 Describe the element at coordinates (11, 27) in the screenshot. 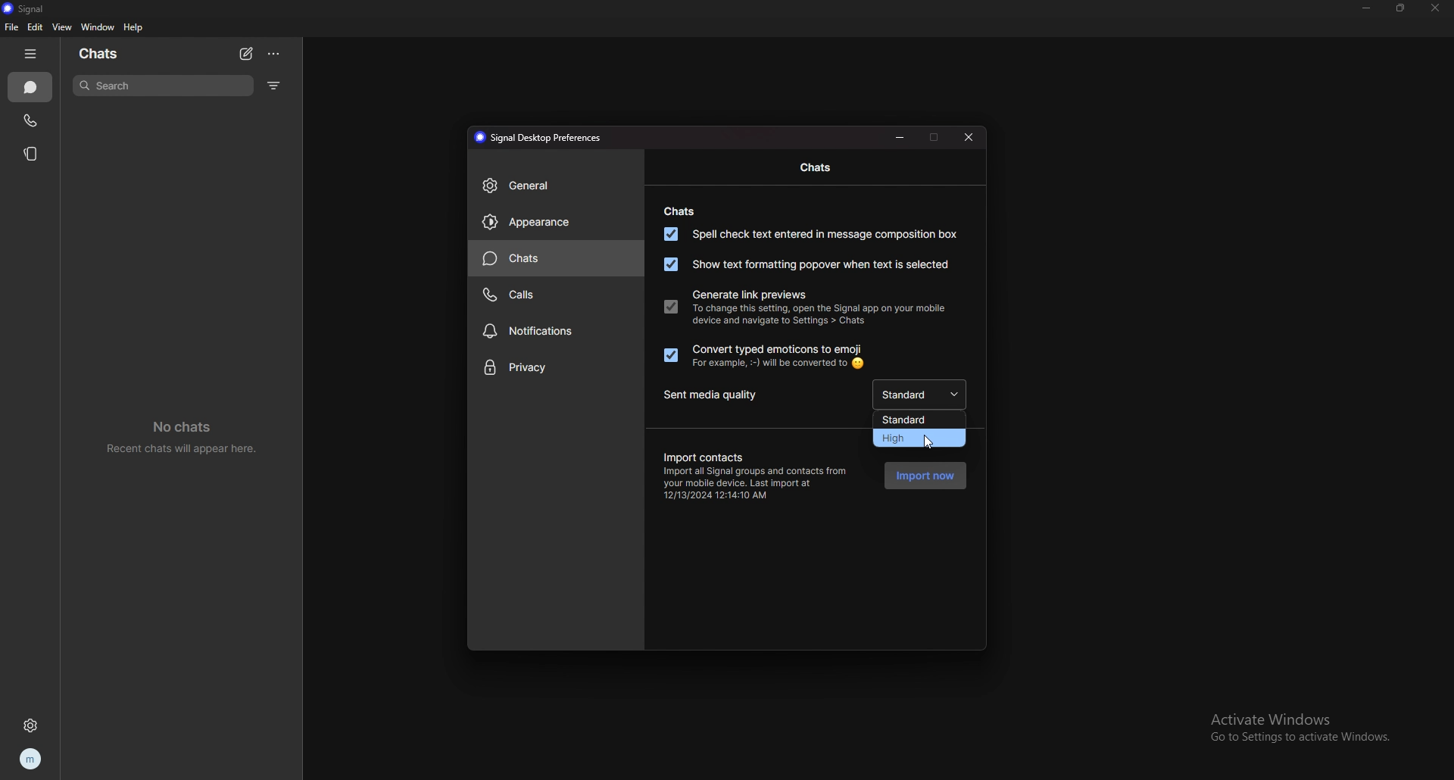

I see `file` at that location.